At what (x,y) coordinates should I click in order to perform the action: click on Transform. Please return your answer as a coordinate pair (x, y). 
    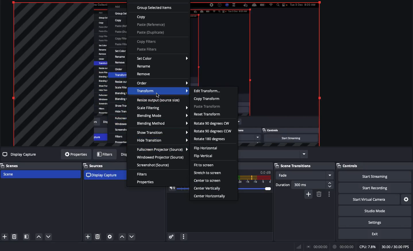
    Looking at the image, I should click on (162, 92).